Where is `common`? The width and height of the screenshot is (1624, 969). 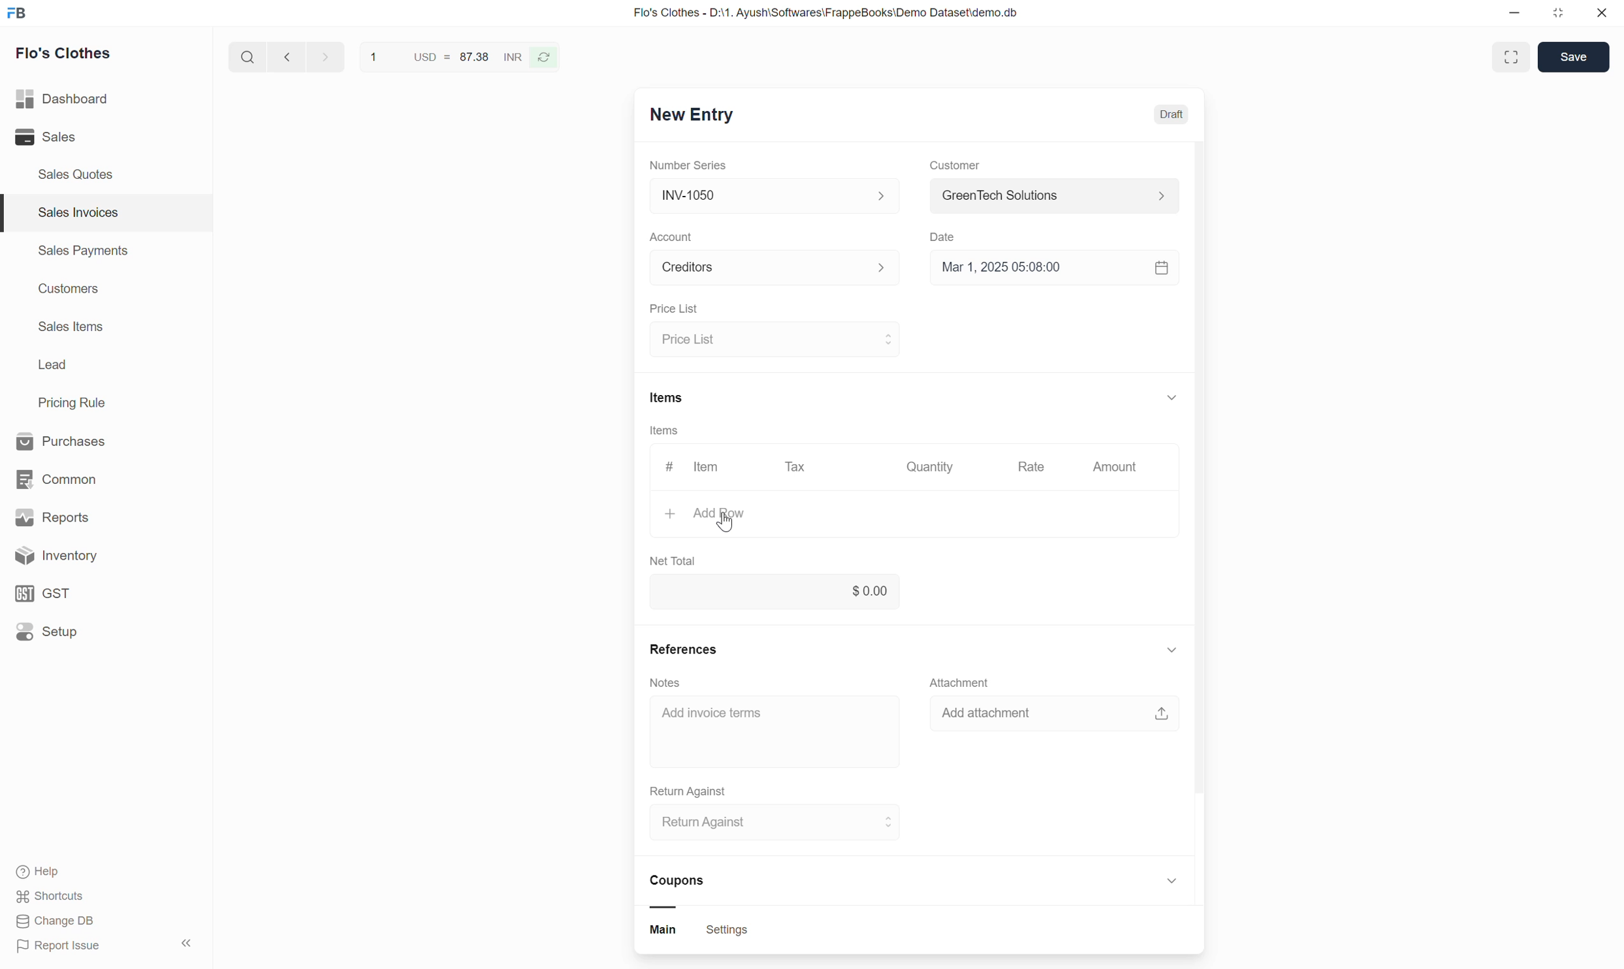
common is located at coordinates (85, 476).